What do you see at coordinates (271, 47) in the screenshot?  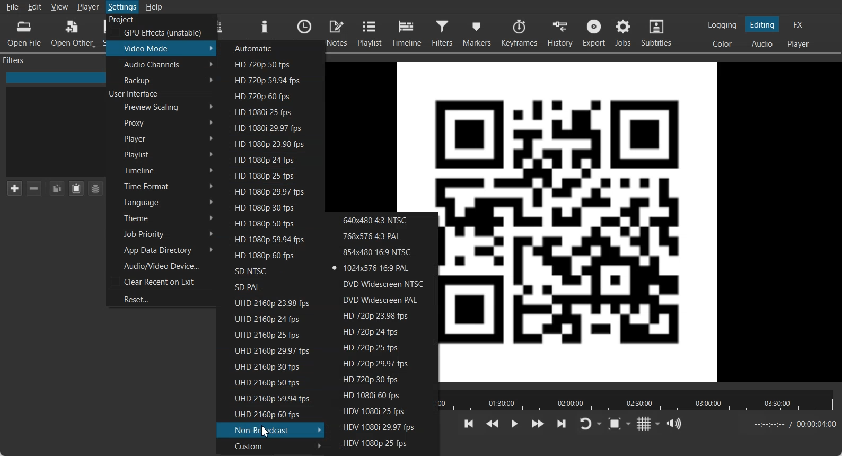 I see `Automatics` at bounding box center [271, 47].